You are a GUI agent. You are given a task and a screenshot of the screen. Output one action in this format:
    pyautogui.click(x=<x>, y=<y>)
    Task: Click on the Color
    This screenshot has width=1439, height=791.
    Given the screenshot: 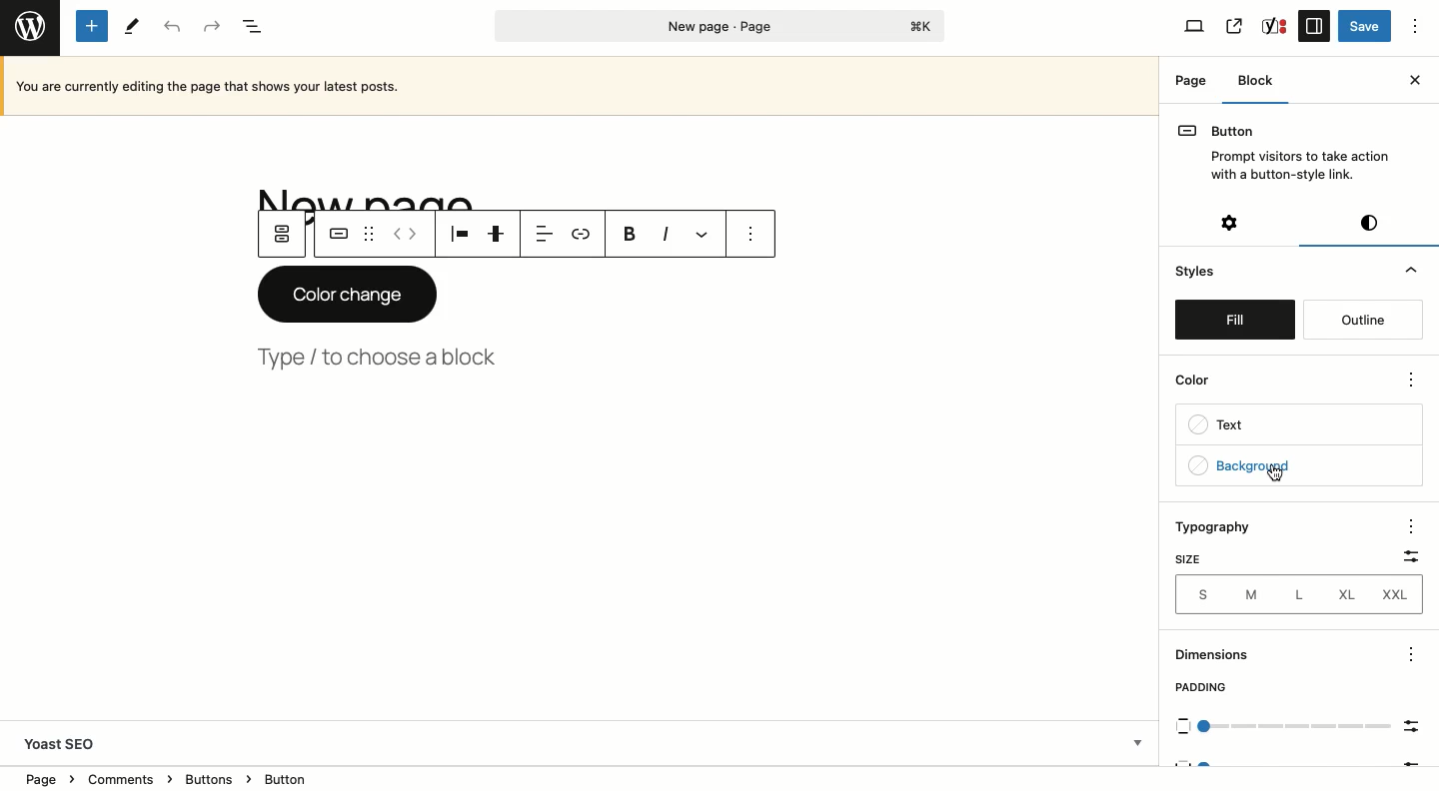 What is the action you would take?
    pyautogui.click(x=1296, y=382)
    